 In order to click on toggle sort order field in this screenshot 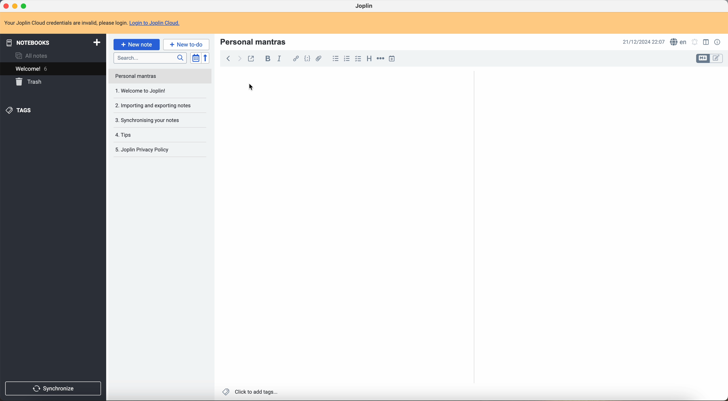, I will do `click(196, 58)`.